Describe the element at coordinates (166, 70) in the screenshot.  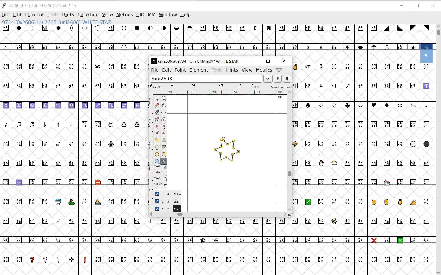
I see `EDIT` at that location.